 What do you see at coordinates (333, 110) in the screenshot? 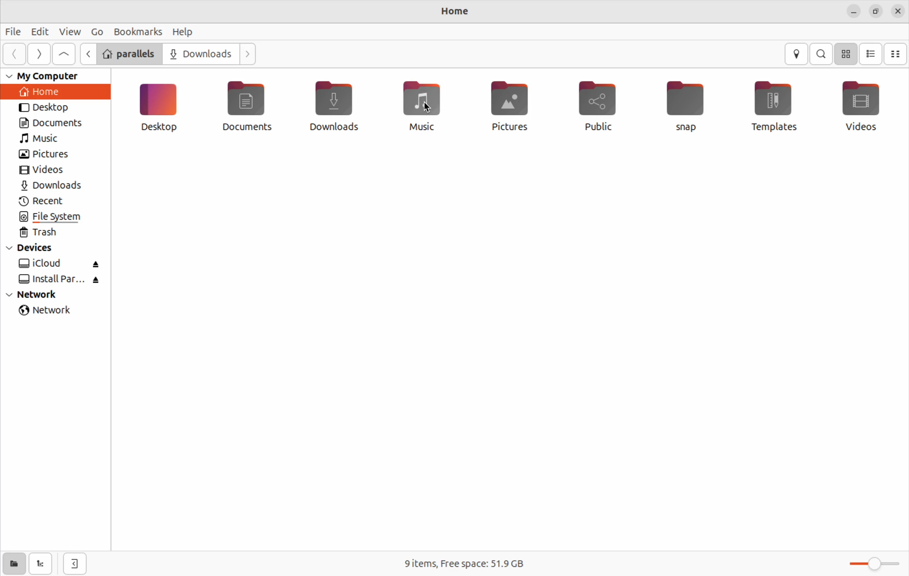
I see `Downloads files` at bounding box center [333, 110].